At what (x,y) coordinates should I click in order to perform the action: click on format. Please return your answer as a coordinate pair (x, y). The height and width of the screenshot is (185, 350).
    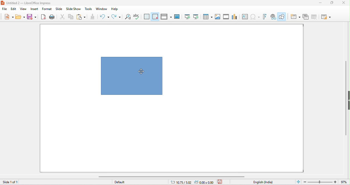
    Looking at the image, I should click on (47, 9).